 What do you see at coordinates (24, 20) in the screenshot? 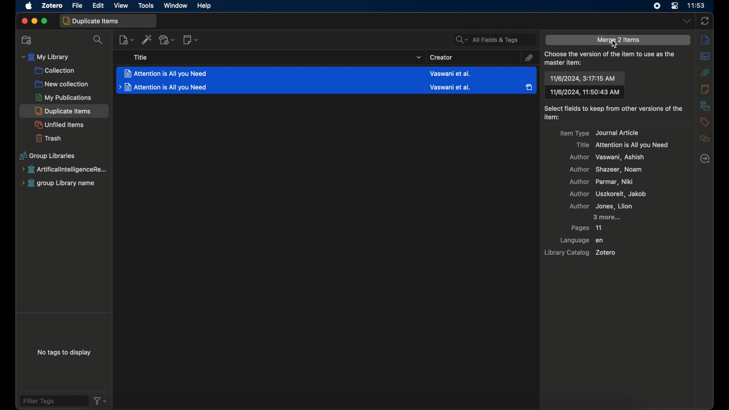
I see `close` at bounding box center [24, 20].